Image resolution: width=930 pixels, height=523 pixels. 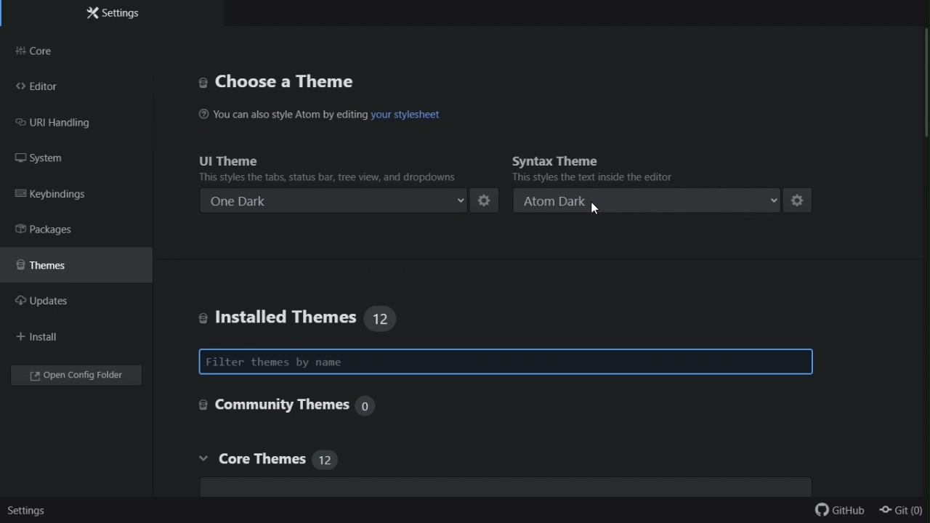 I want to click on git, so click(x=902, y=511).